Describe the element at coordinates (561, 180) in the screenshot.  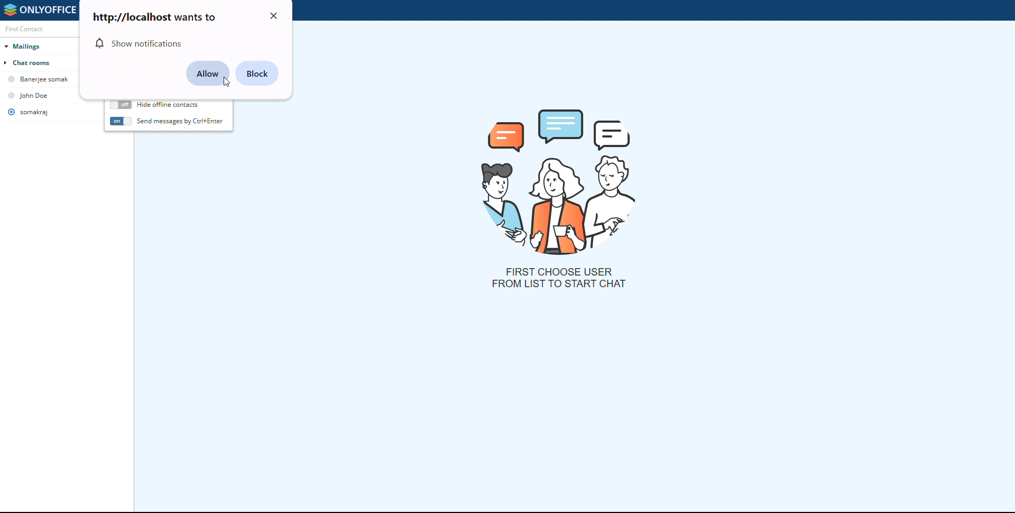
I see `picture` at that location.